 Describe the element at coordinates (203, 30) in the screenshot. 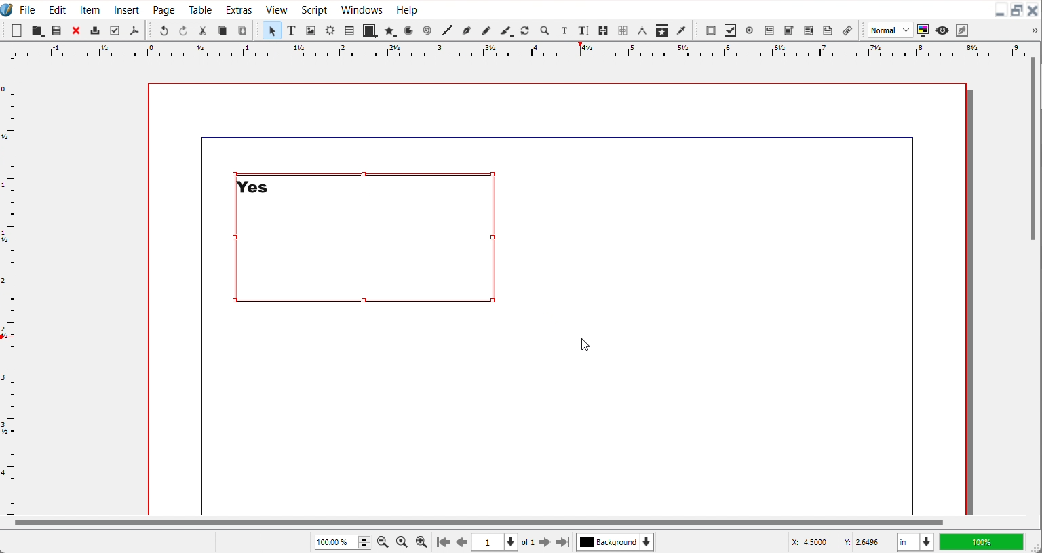

I see `Cut` at that location.